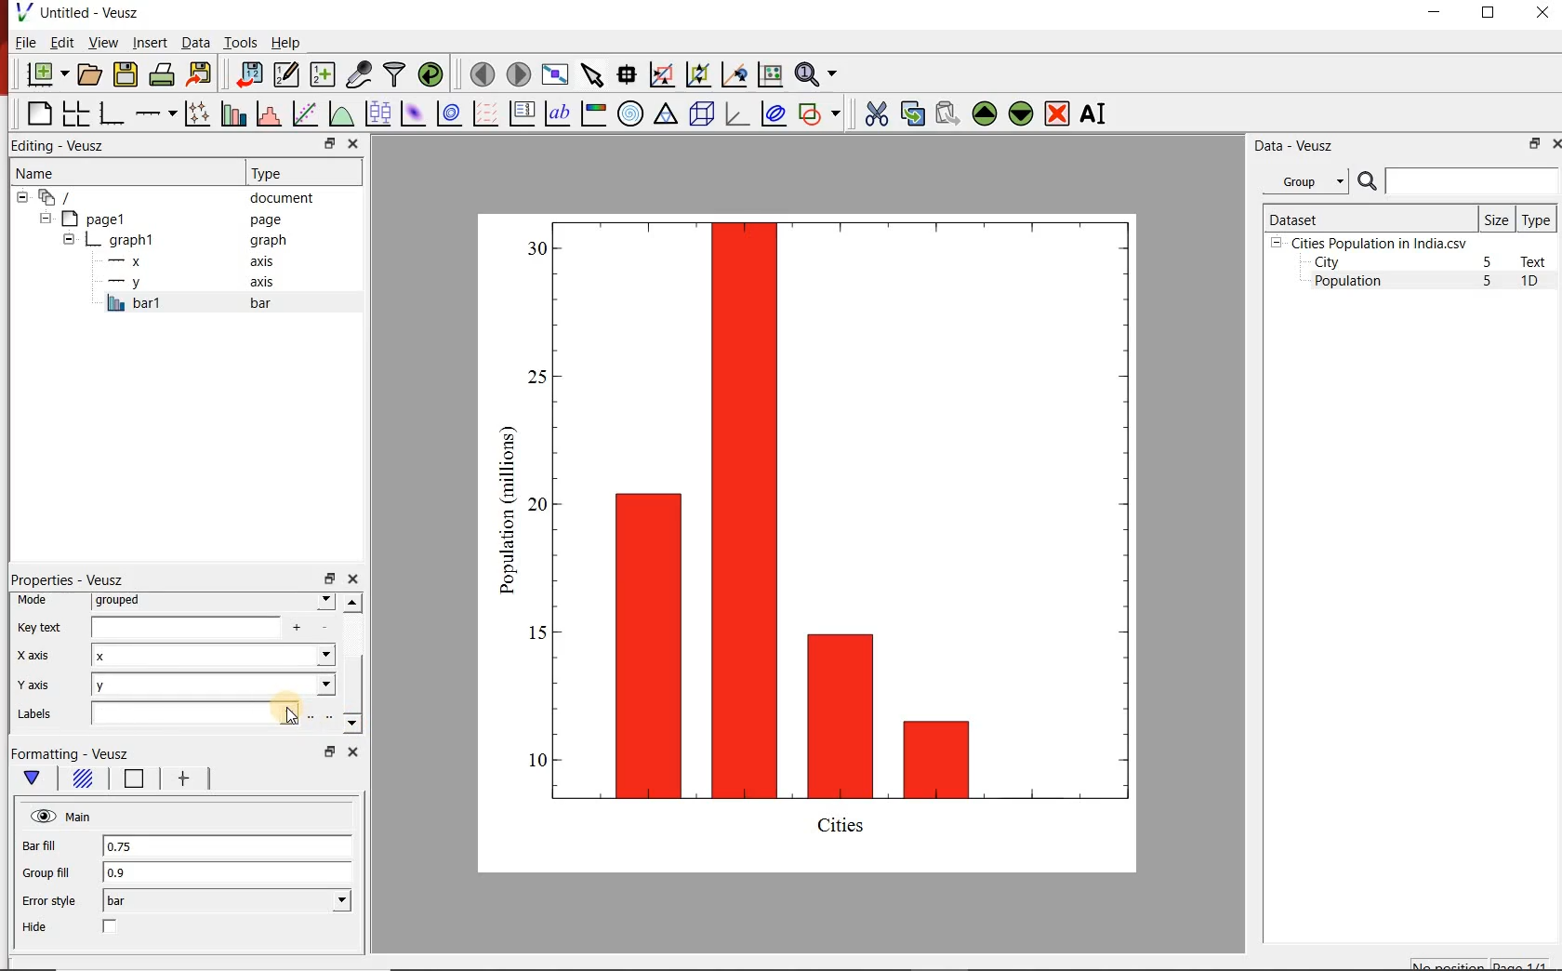  I want to click on key text, so click(40, 627).